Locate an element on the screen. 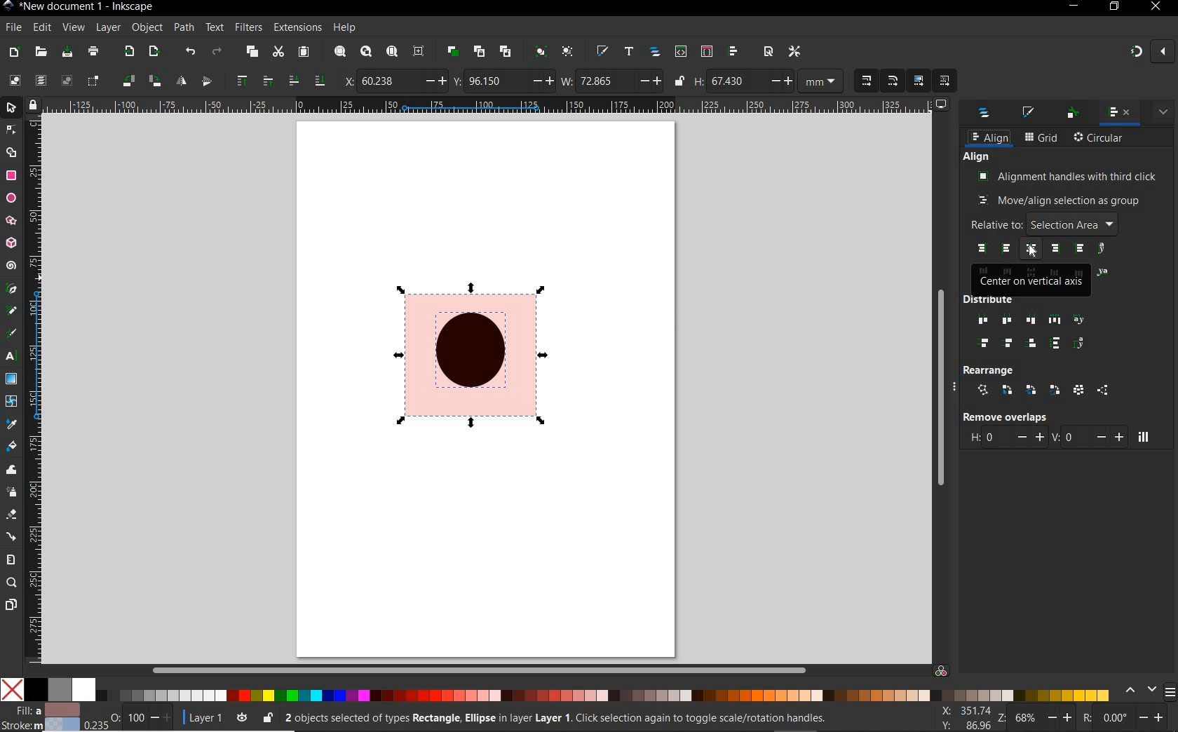 The width and height of the screenshot is (1178, 732). object flip 90 clockwise is located at coordinates (140, 80).